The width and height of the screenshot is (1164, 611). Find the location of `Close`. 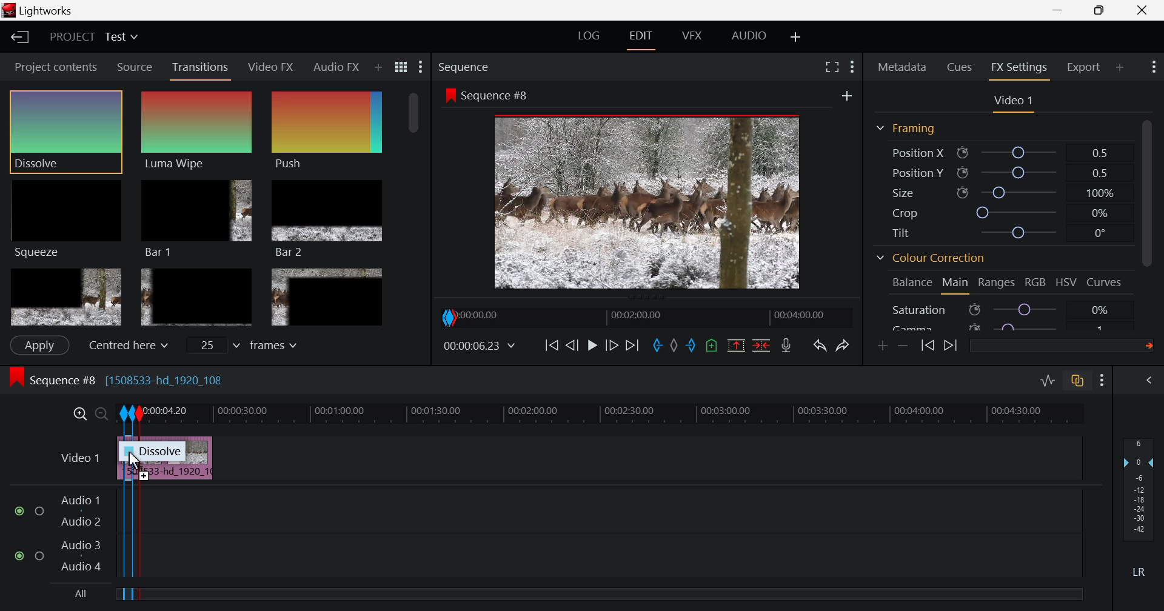

Close is located at coordinates (1140, 10).